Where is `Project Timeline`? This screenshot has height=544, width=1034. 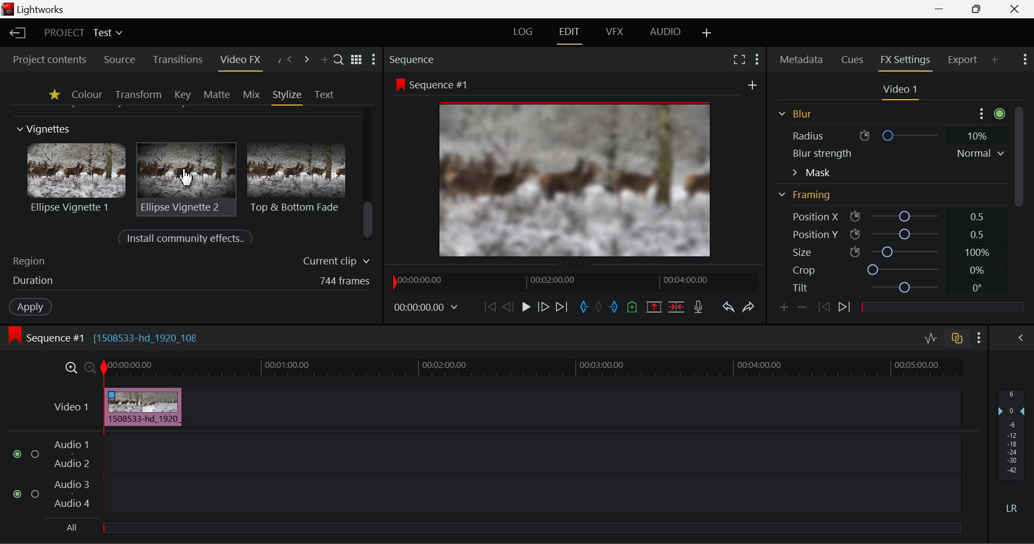
Project Timeline is located at coordinates (533, 368).